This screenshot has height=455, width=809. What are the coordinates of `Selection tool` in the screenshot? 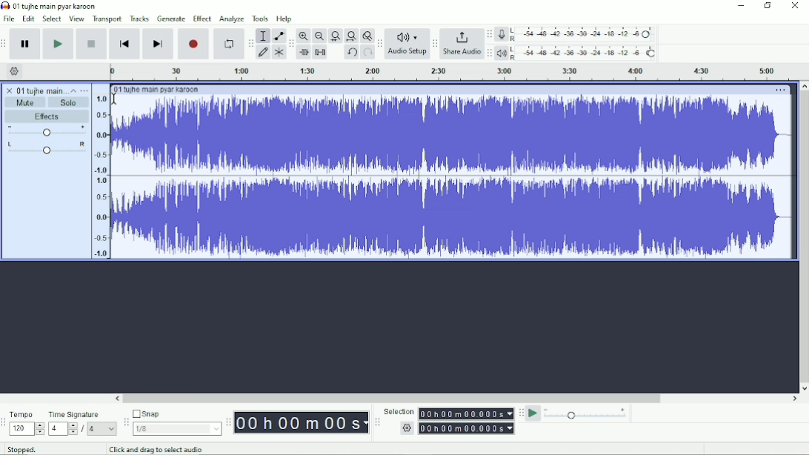 It's located at (263, 36).